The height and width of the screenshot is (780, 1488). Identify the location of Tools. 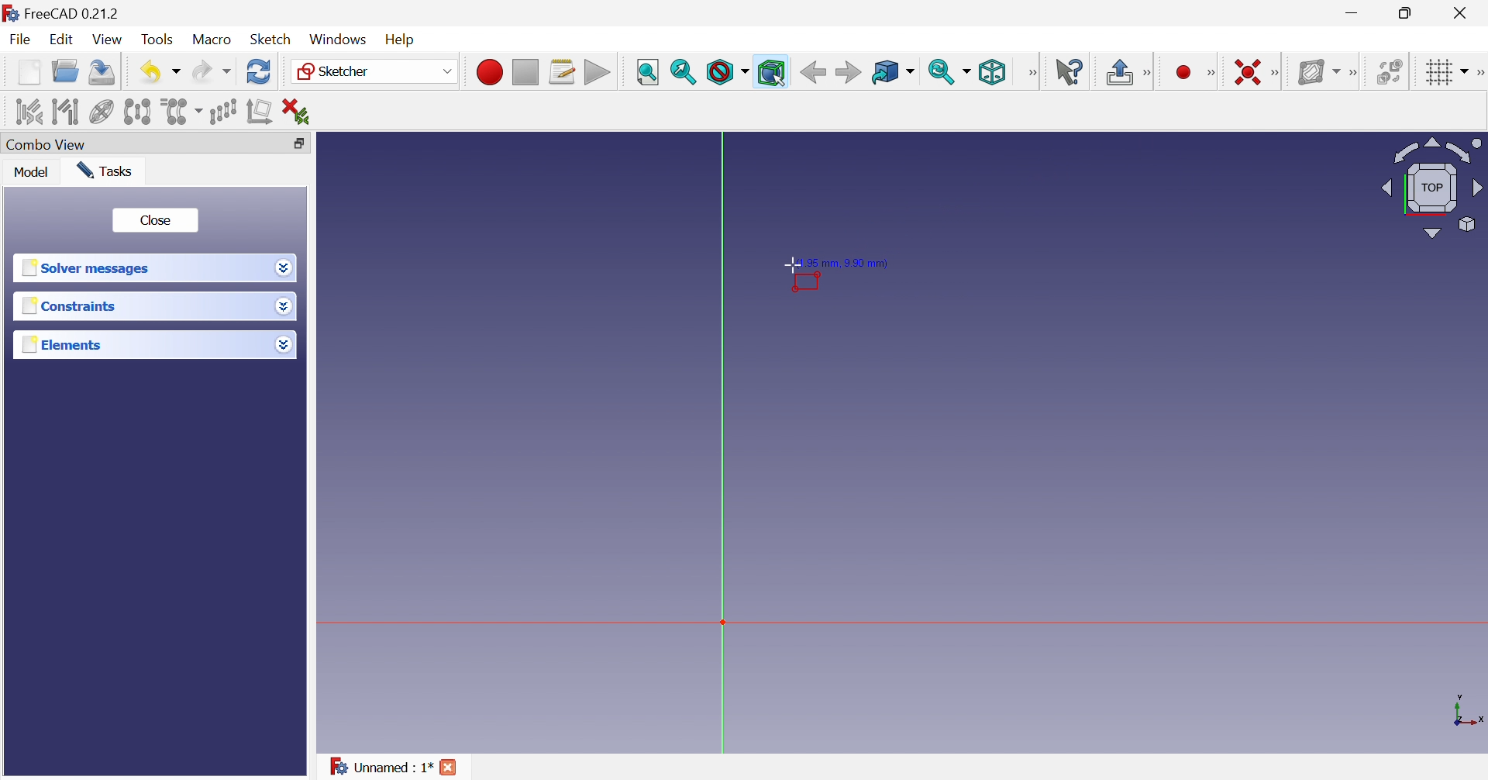
(157, 40).